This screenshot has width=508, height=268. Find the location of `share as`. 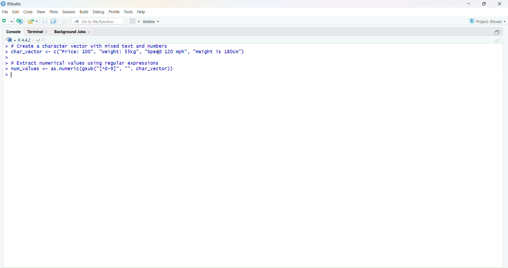

share as is located at coordinates (33, 21).